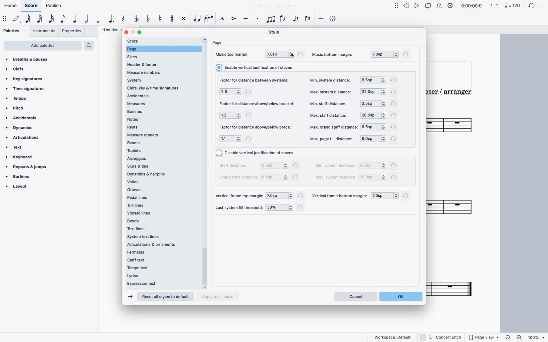  I want to click on ottavas, so click(161, 190).